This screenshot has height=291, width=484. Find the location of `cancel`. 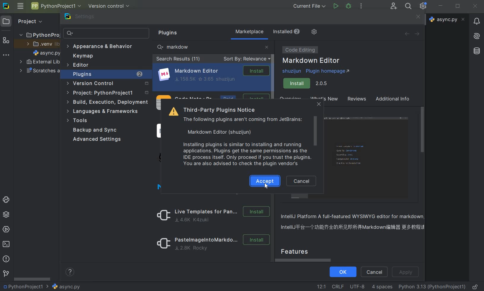

cancel is located at coordinates (302, 181).